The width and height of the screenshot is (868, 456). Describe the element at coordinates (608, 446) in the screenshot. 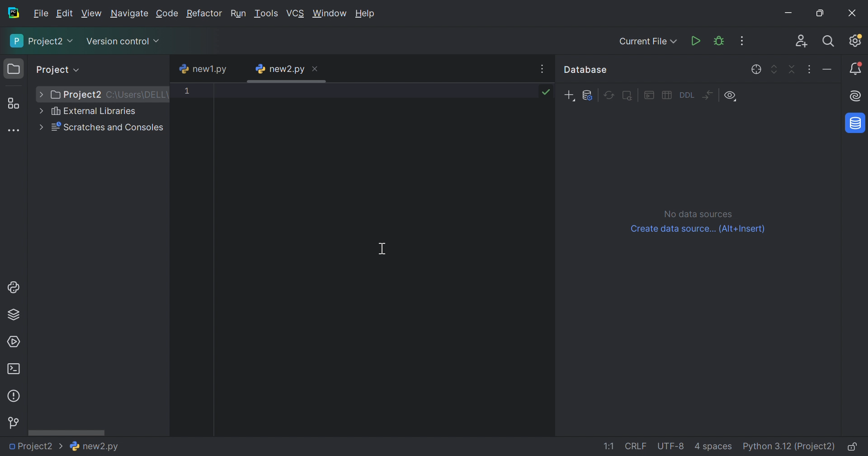

I see `1:1` at that location.